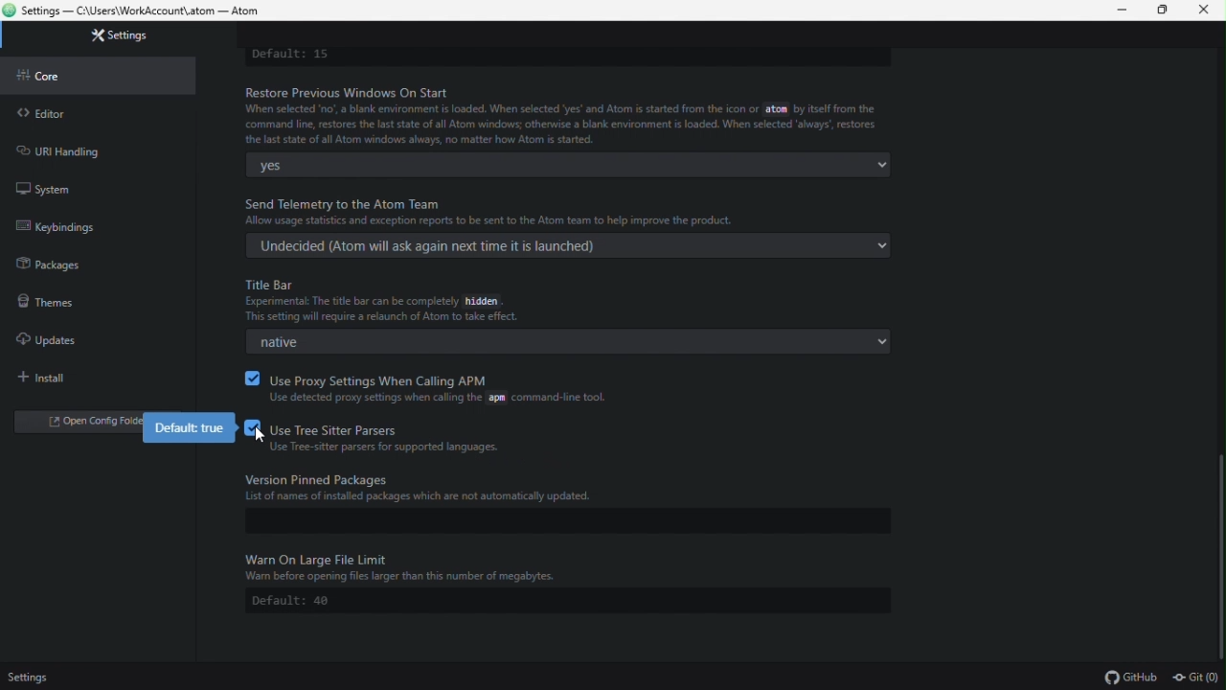 This screenshot has width=1226, height=690. Describe the element at coordinates (51, 264) in the screenshot. I see `packages` at that location.